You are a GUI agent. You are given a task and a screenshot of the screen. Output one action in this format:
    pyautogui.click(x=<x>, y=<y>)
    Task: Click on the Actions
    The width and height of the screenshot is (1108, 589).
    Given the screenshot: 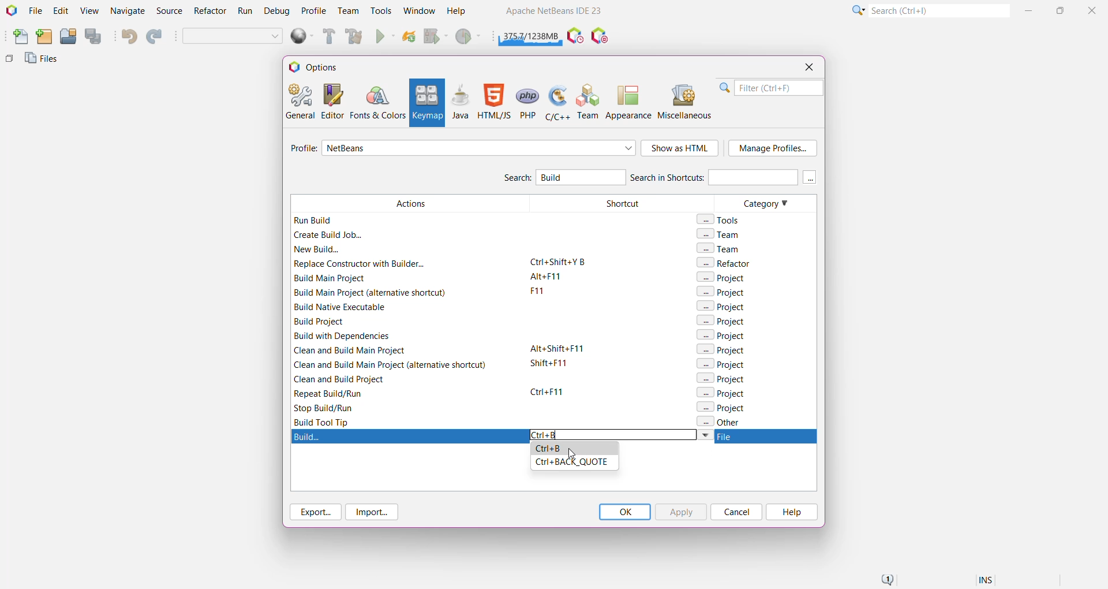 What is the action you would take?
    pyautogui.click(x=406, y=311)
    